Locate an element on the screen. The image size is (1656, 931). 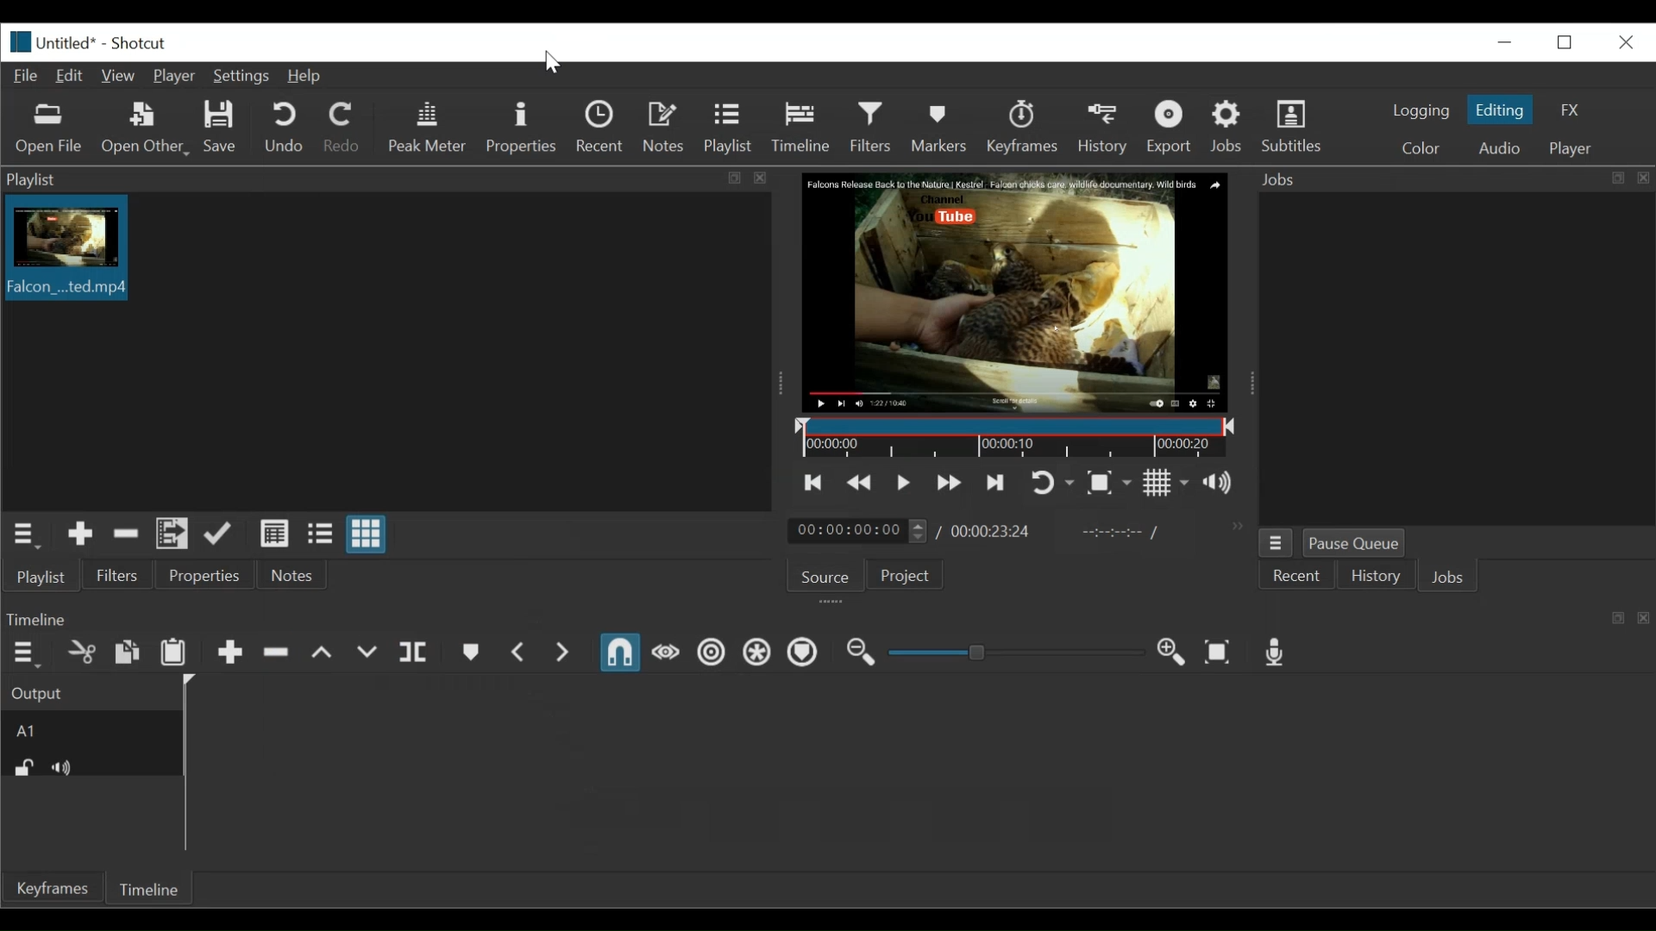
FX is located at coordinates (1570, 111).